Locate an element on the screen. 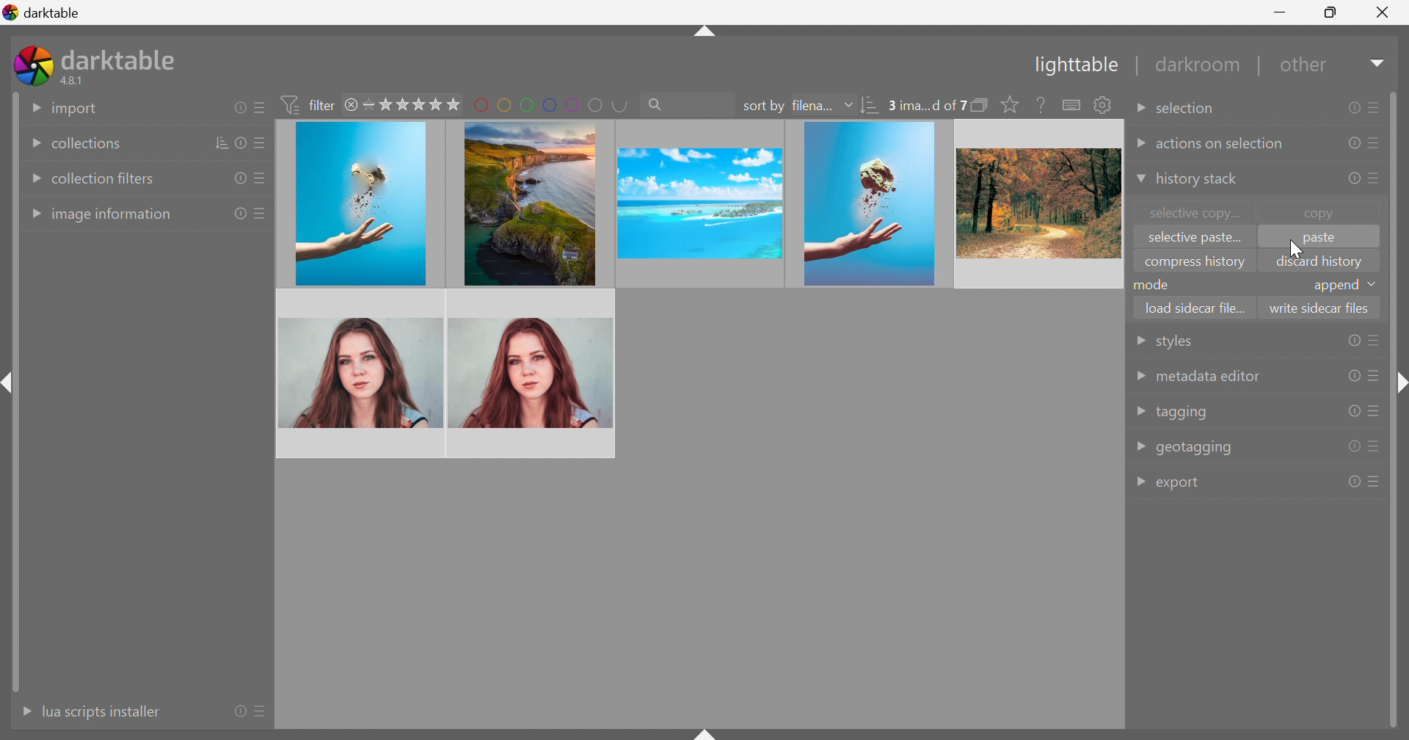 Image resolution: width=1409 pixels, height=740 pixels. discard history is located at coordinates (1319, 261).